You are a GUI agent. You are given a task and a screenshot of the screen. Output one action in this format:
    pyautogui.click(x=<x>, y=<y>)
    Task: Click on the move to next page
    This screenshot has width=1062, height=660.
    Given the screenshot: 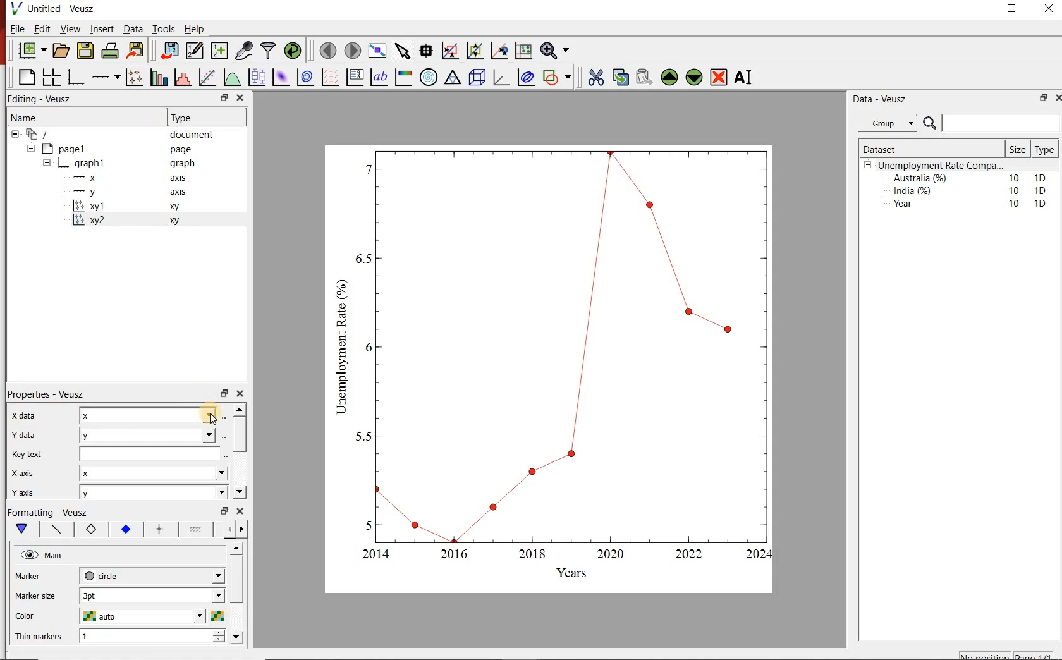 What is the action you would take?
    pyautogui.click(x=353, y=51)
    